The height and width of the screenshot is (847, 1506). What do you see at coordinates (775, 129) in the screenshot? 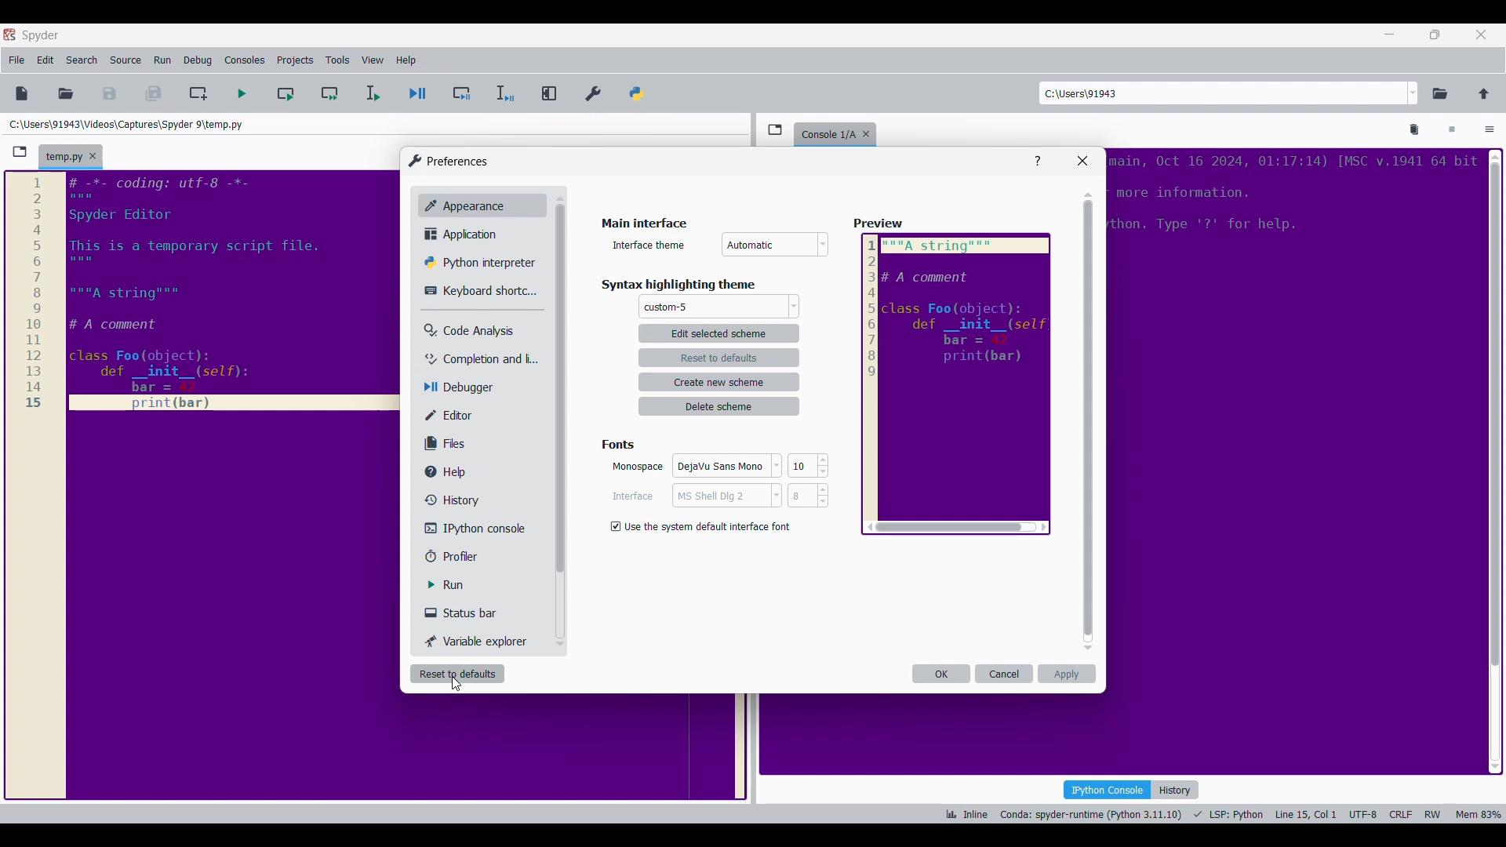
I see `Browse tabs` at bounding box center [775, 129].